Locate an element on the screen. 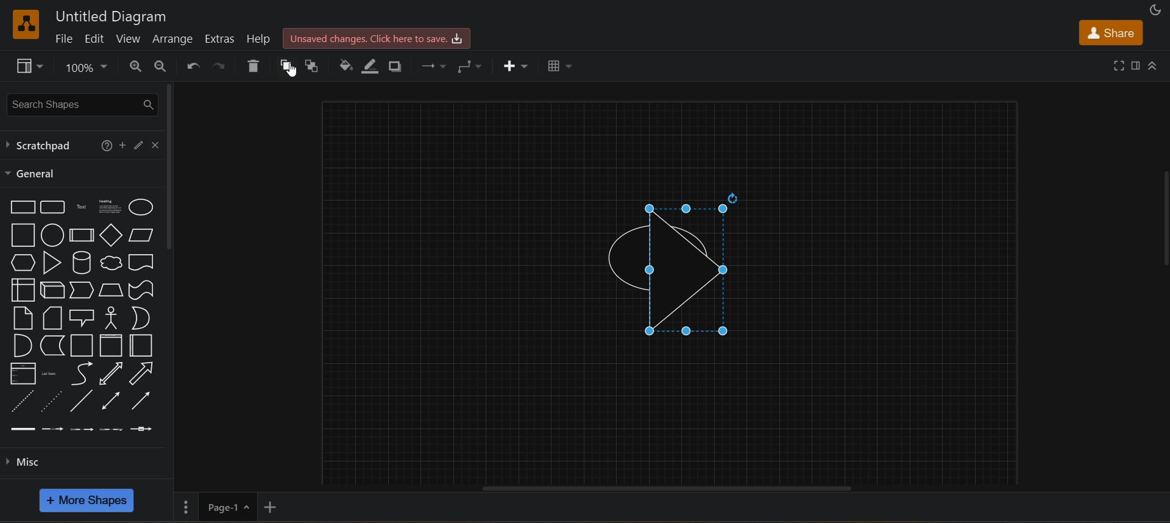  more shapes is located at coordinates (88, 500).